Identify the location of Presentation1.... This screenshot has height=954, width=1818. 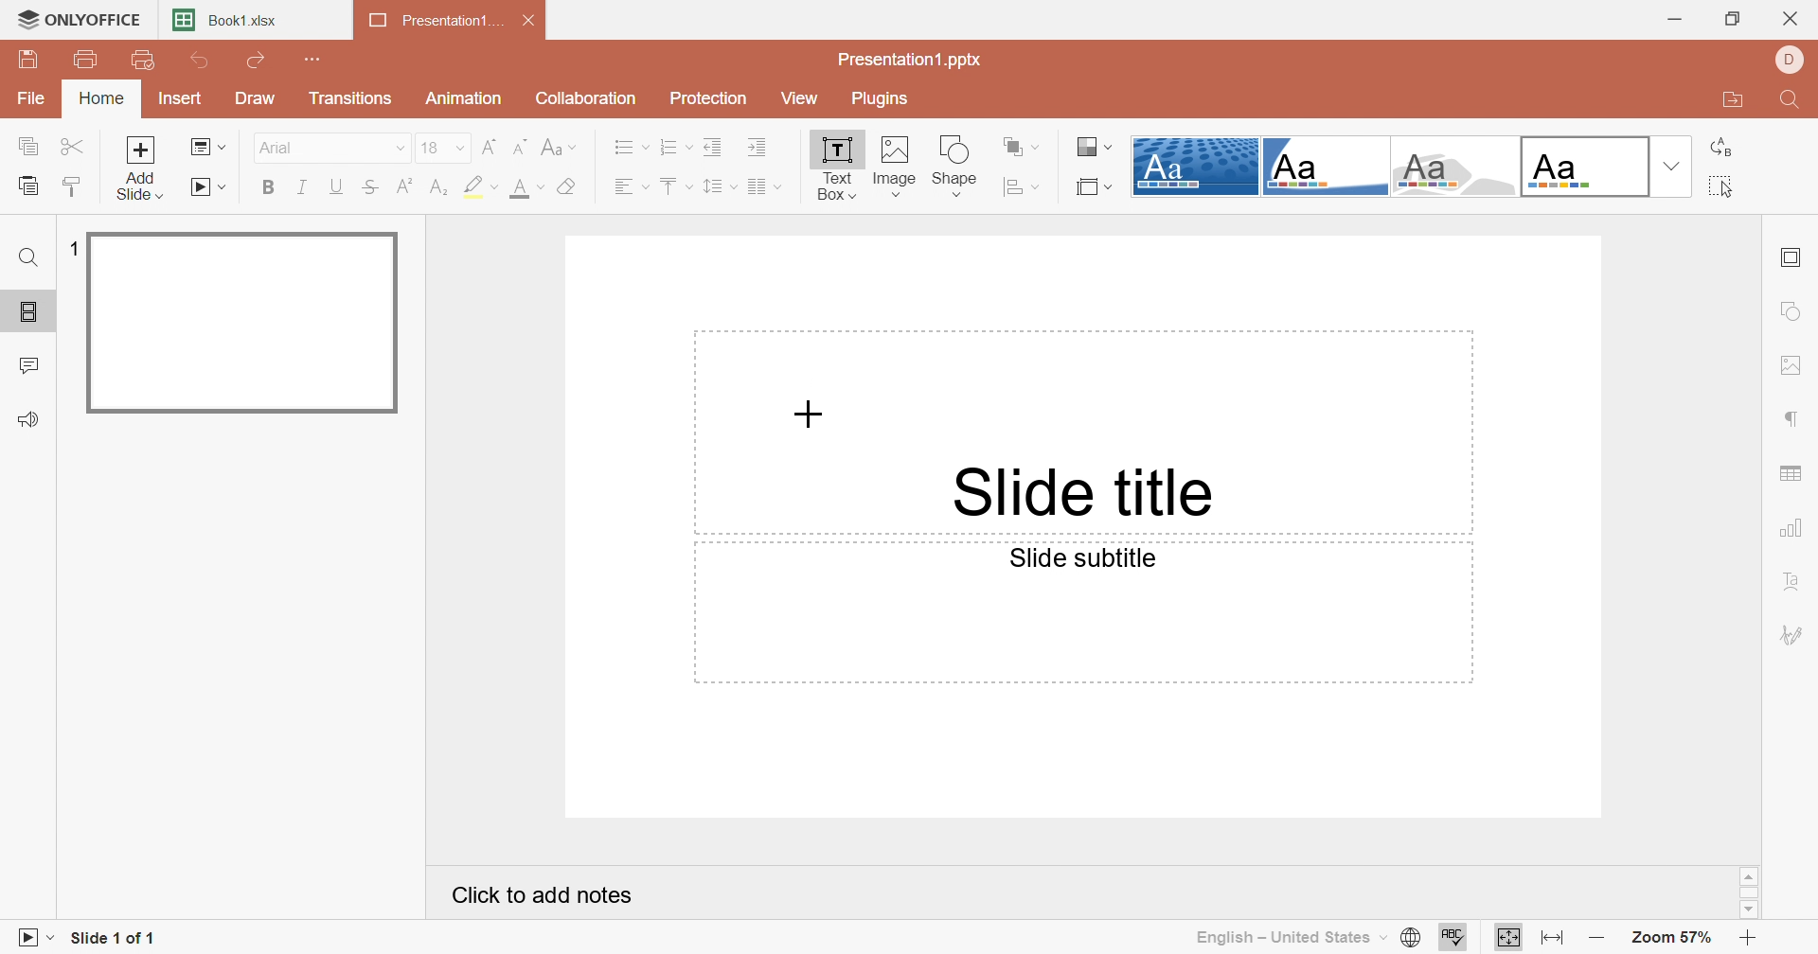
(433, 19).